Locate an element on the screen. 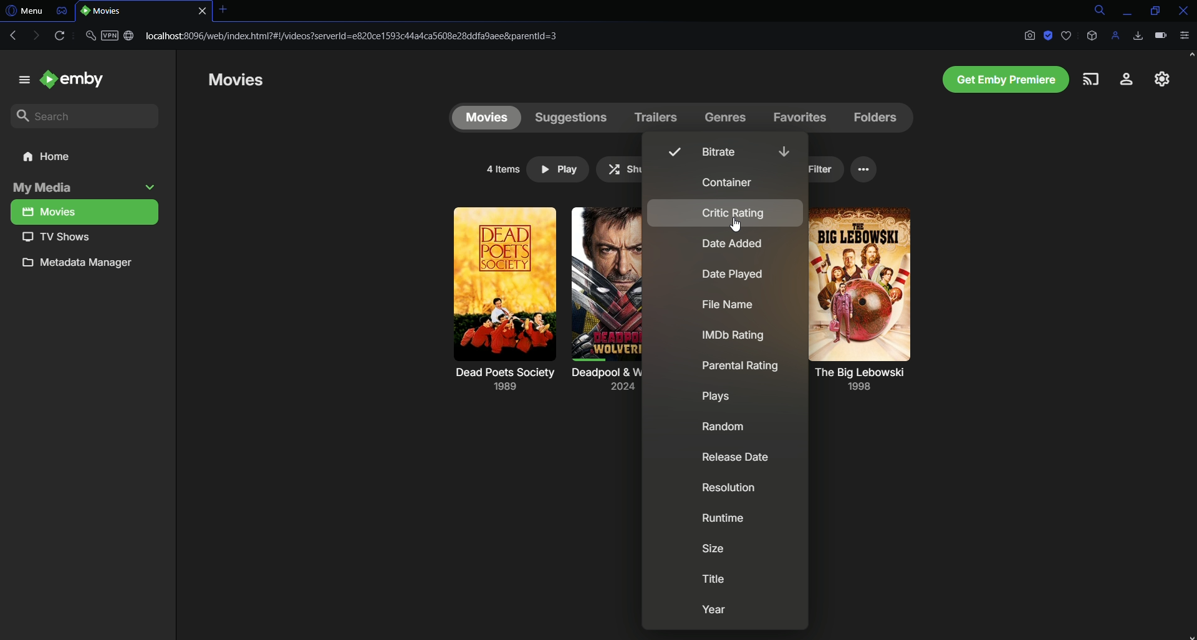 Image resolution: width=1197 pixels, height=640 pixels. 4 items is located at coordinates (504, 169).